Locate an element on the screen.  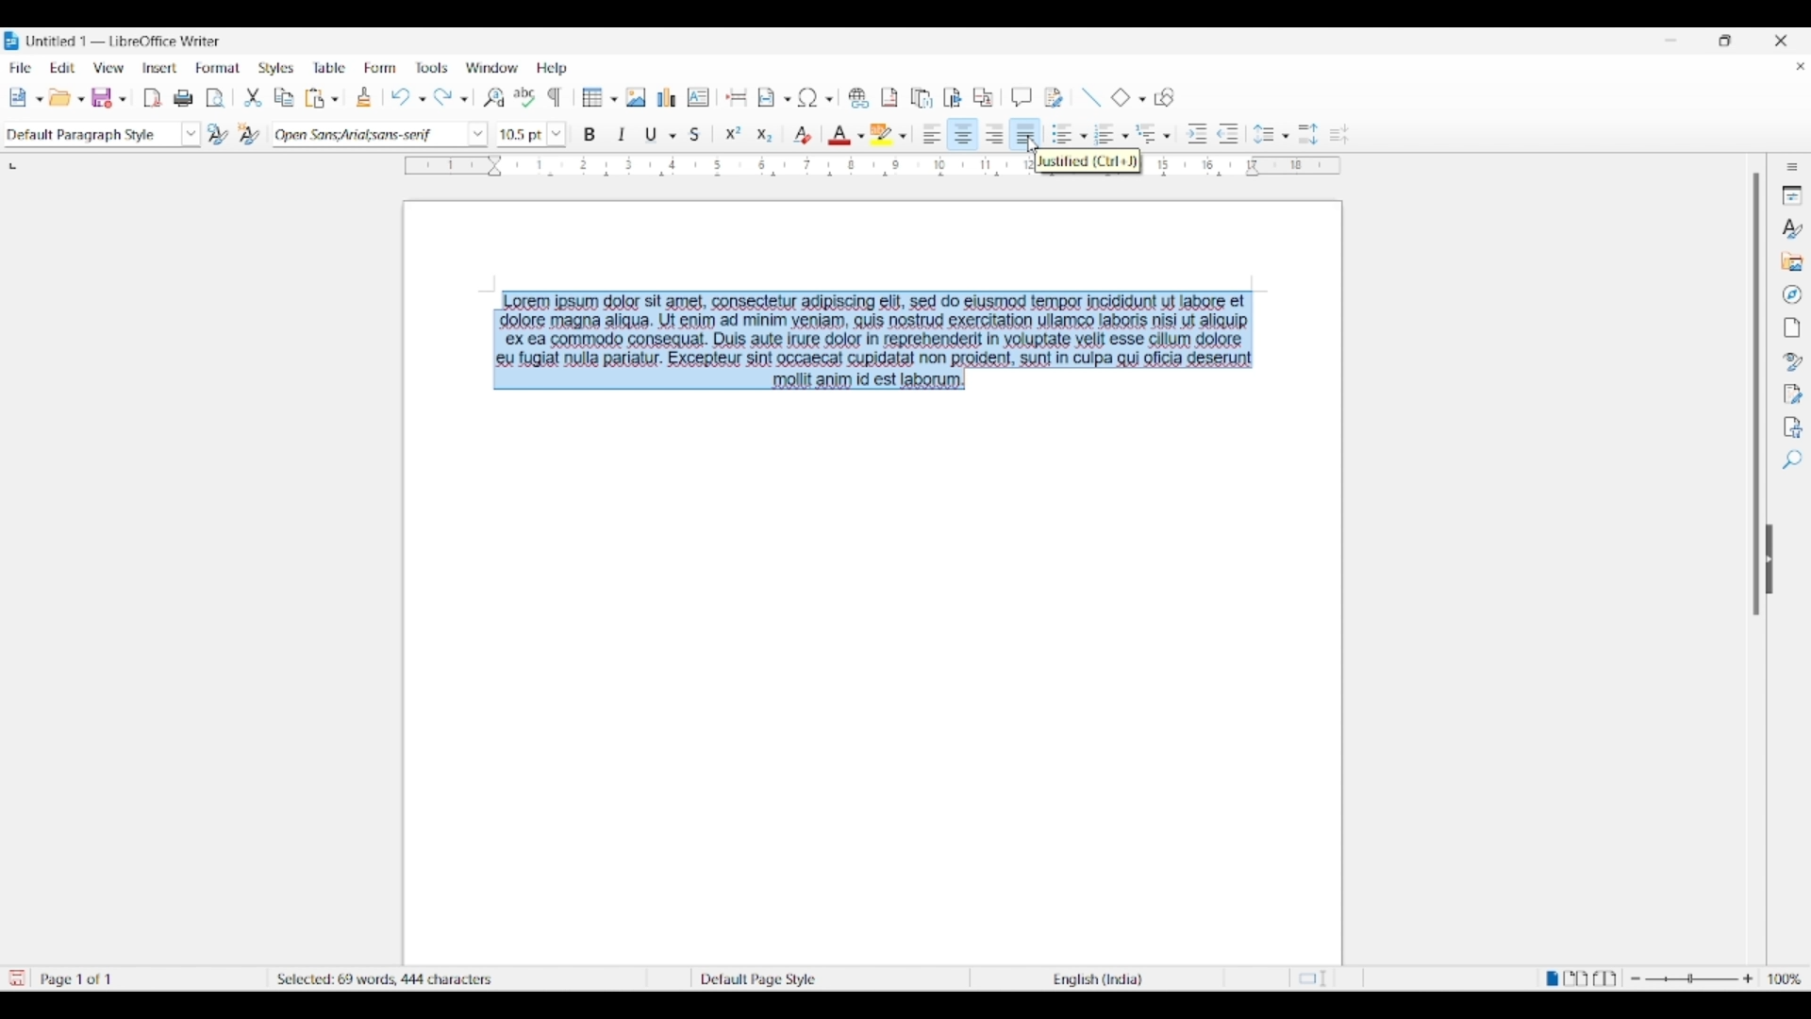
100% is located at coordinates (1786, 978).